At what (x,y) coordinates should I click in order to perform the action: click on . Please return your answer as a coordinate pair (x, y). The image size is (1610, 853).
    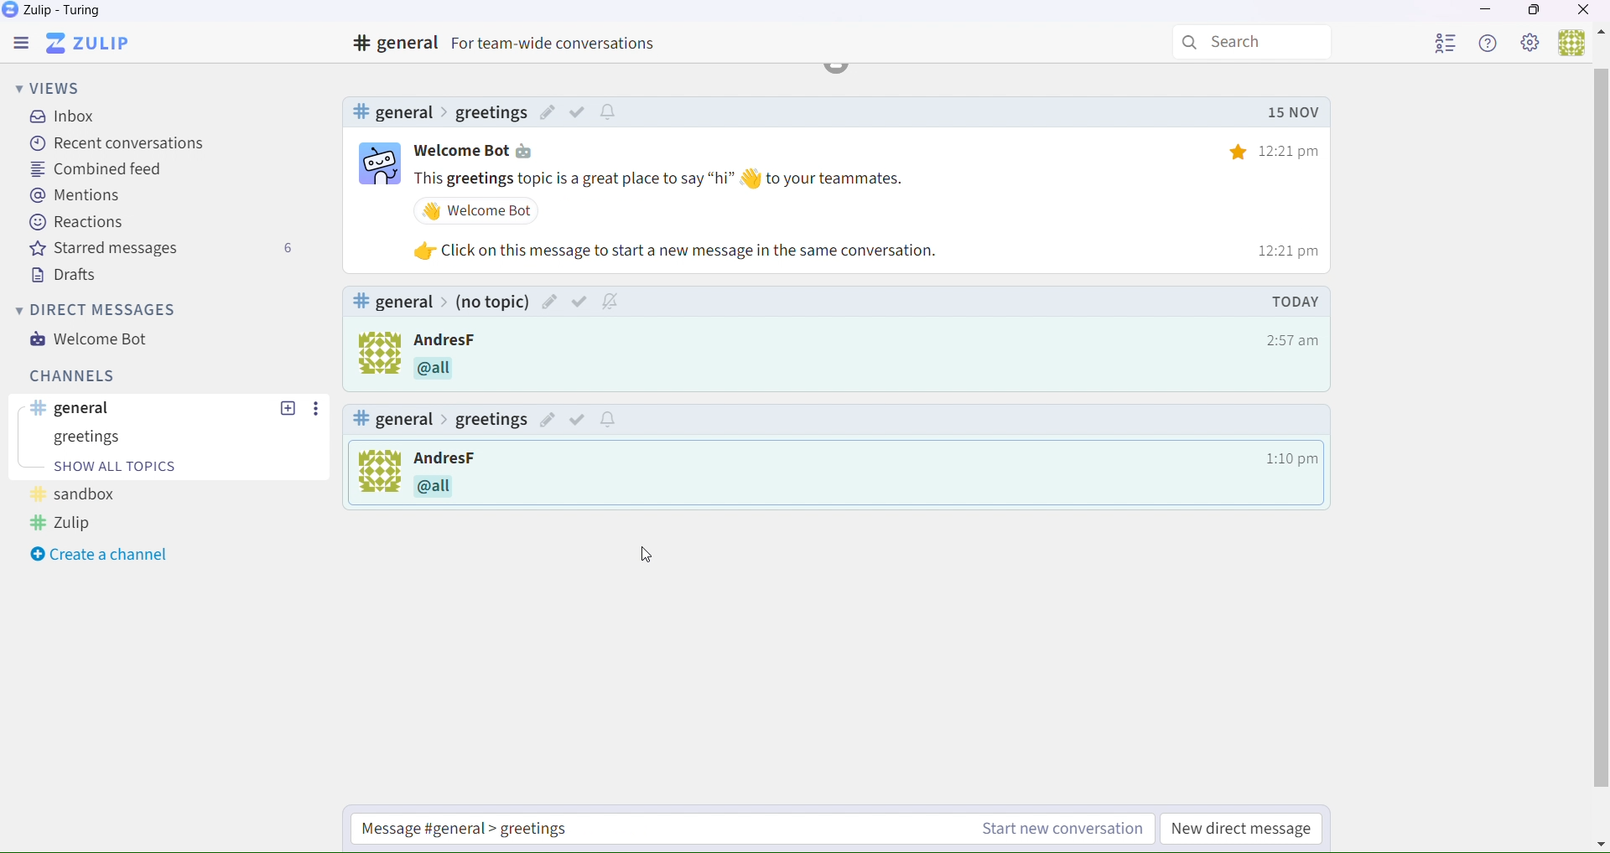
    Looking at the image, I should click on (679, 249).